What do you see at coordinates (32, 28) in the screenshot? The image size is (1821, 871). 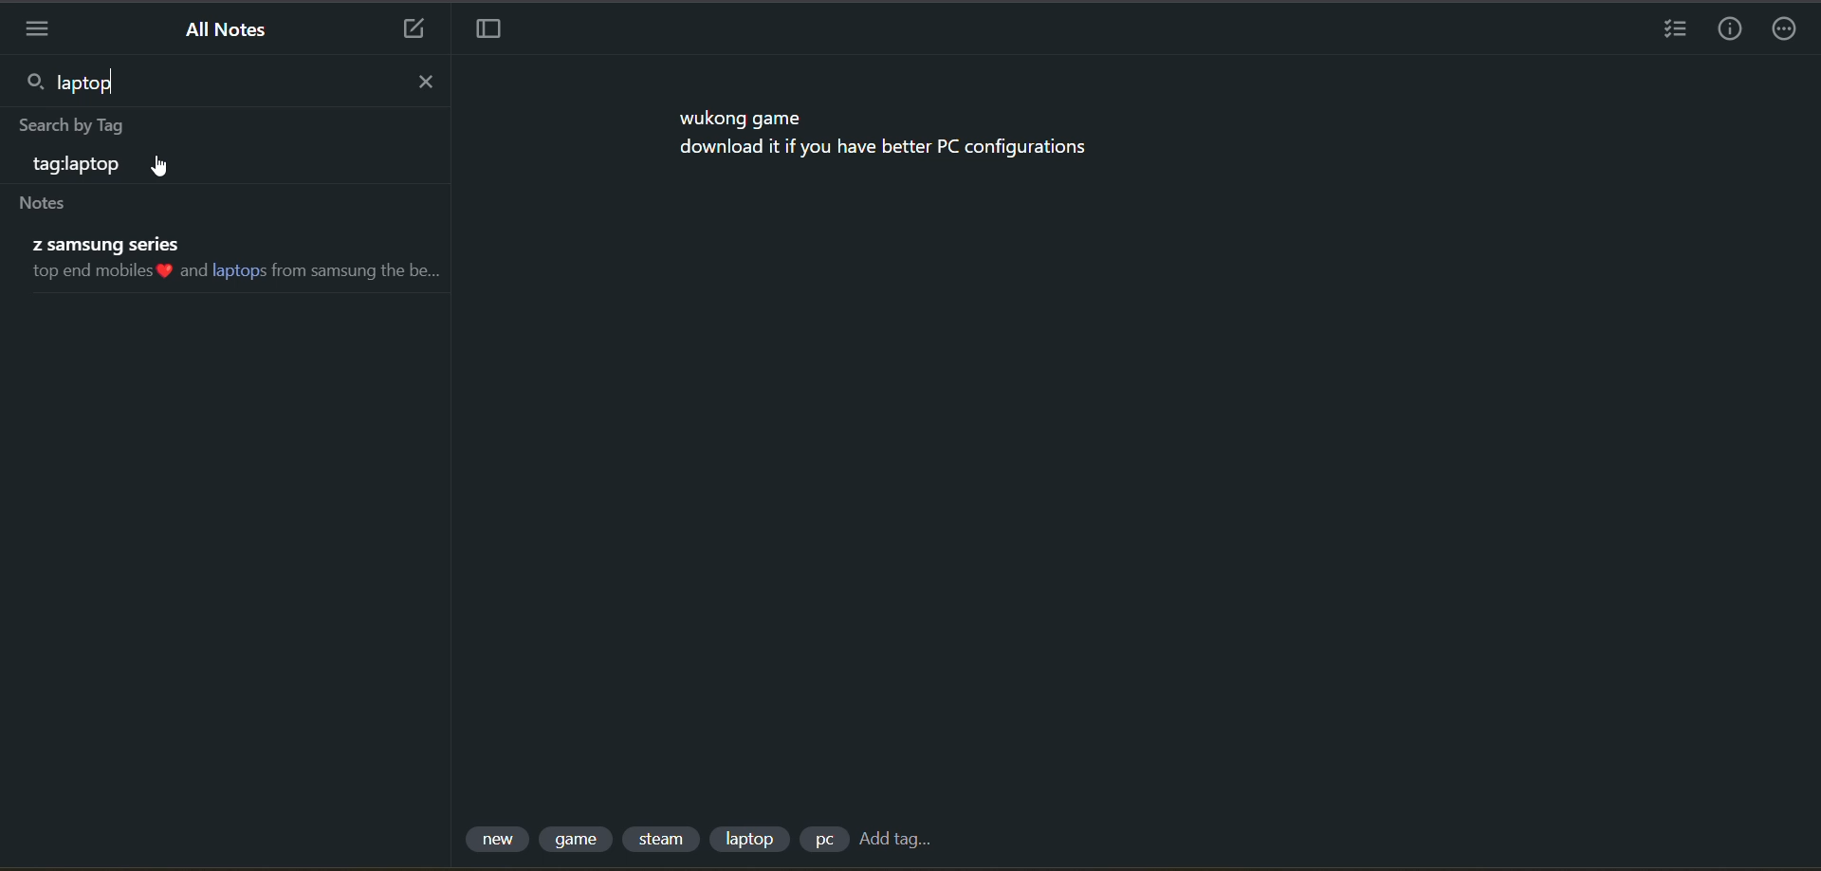 I see `menu` at bounding box center [32, 28].